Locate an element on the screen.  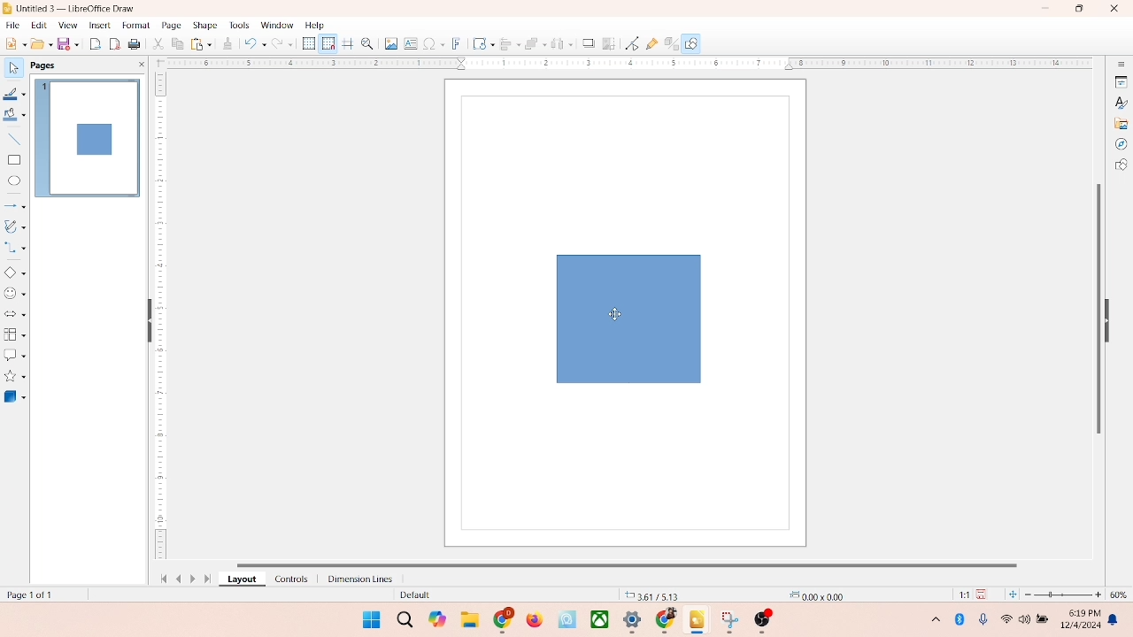
open is located at coordinates (40, 43).